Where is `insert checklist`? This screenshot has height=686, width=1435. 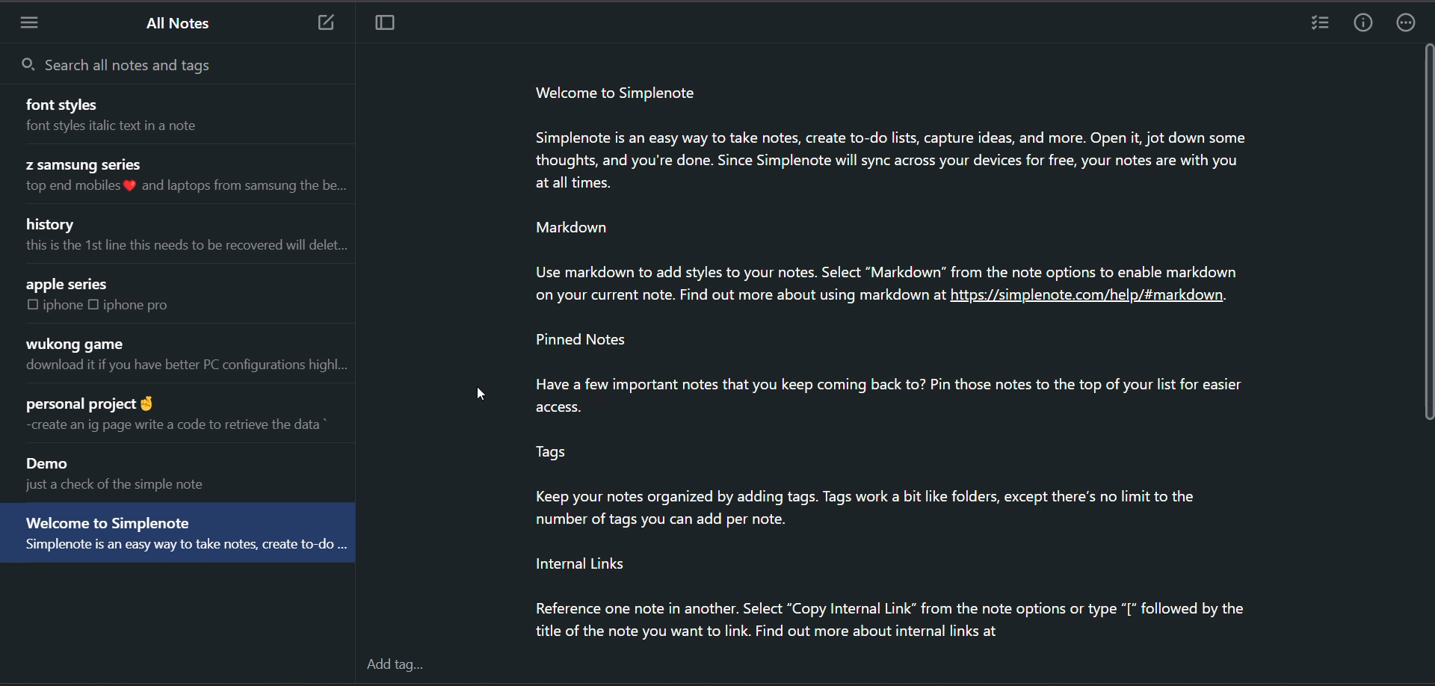
insert checklist is located at coordinates (1321, 22).